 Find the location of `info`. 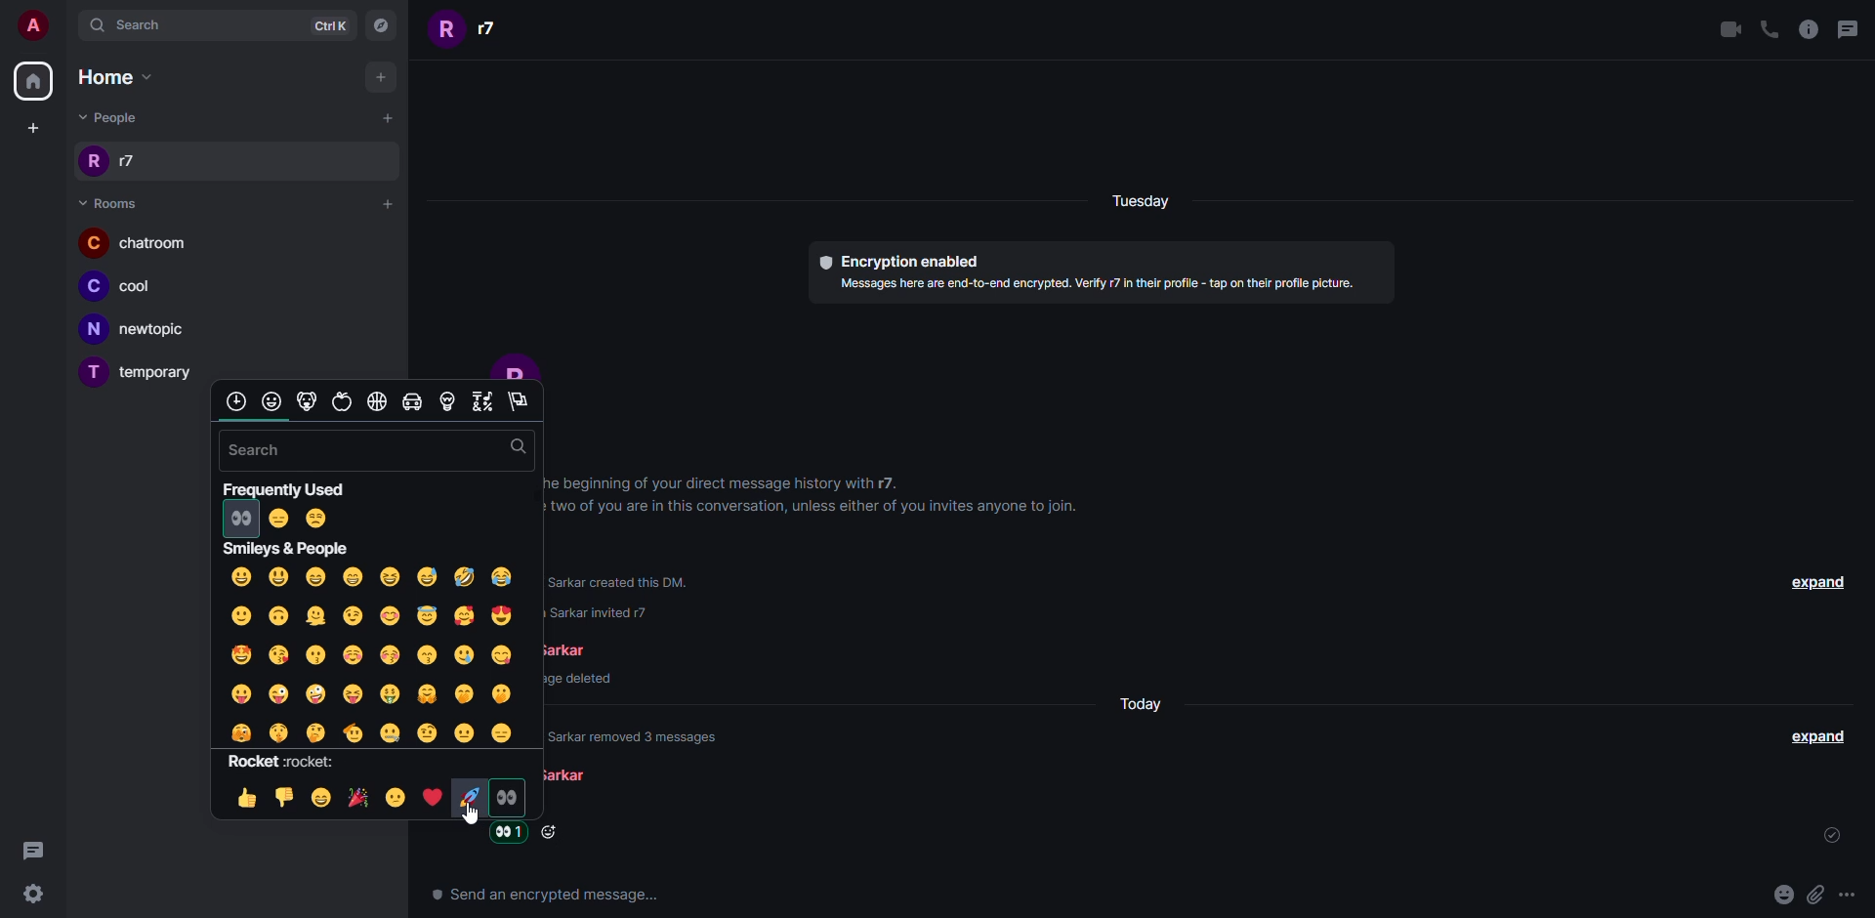

info is located at coordinates (822, 498).